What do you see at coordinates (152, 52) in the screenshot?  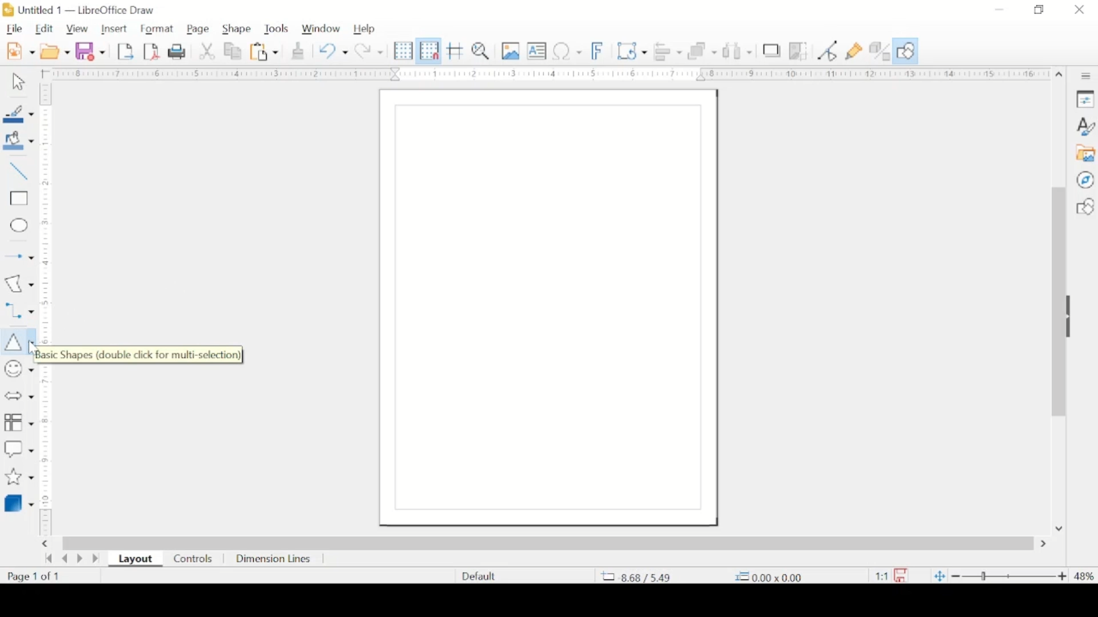 I see `export directly as pdf` at bounding box center [152, 52].